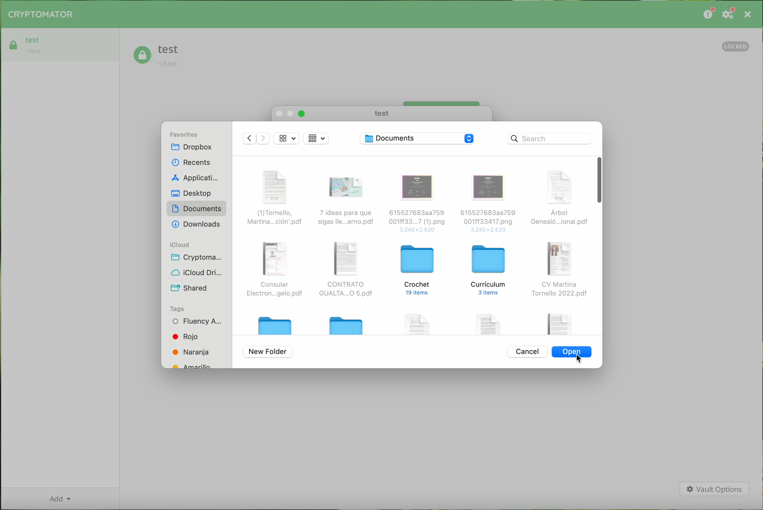 This screenshot has height=510, width=763. Describe the element at coordinates (708, 14) in the screenshot. I see `donate` at that location.